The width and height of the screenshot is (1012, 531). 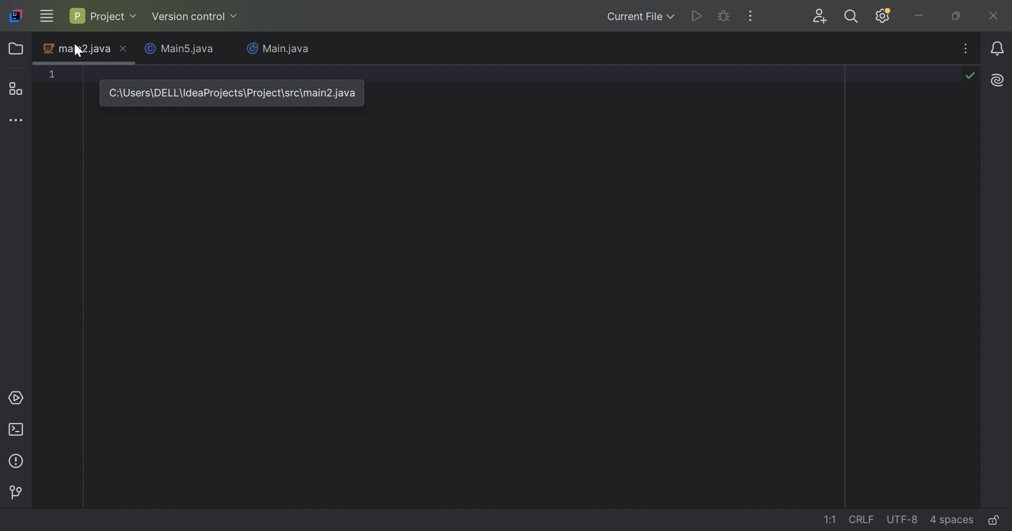 What do you see at coordinates (278, 50) in the screenshot?
I see `Main.java` at bounding box center [278, 50].